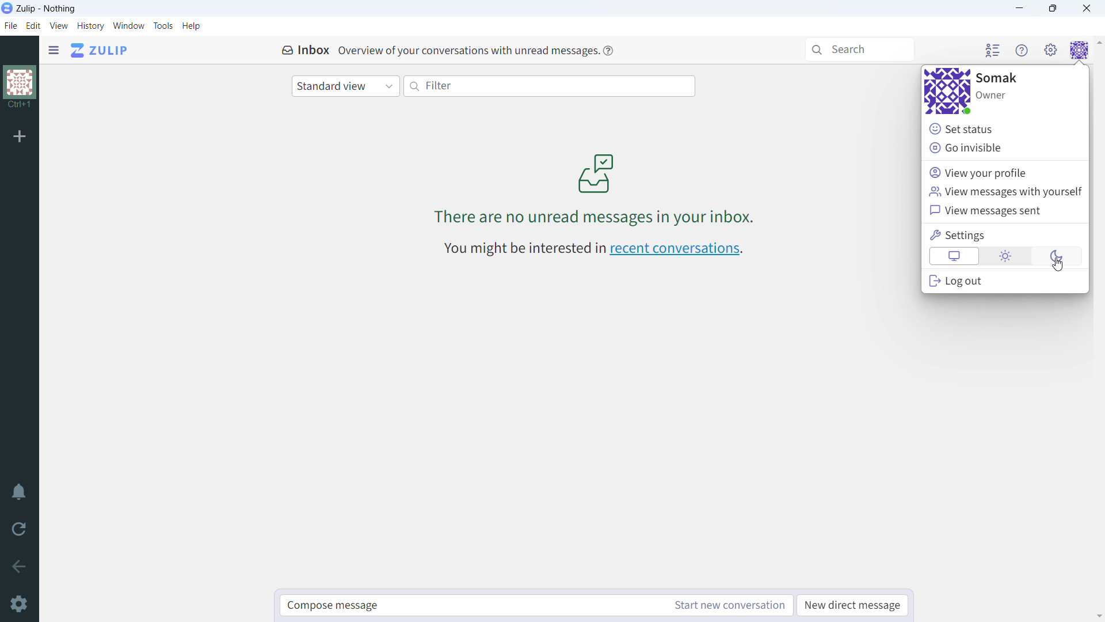 The image size is (1105, 622). I want to click on new direct message, so click(852, 606).